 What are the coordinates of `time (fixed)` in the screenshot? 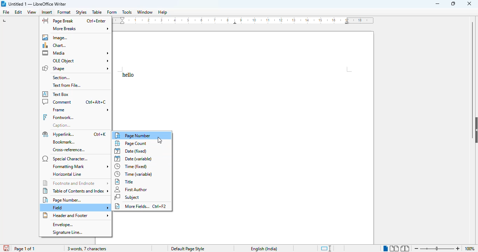 It's located at (132, 166).